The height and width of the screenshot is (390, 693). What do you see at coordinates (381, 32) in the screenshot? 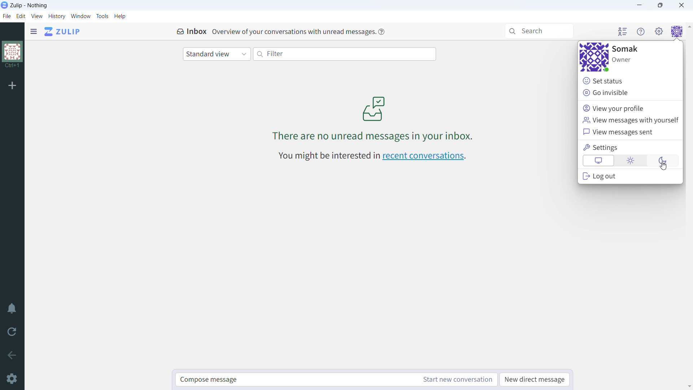
I see `help` at bounding box center [381, 32].